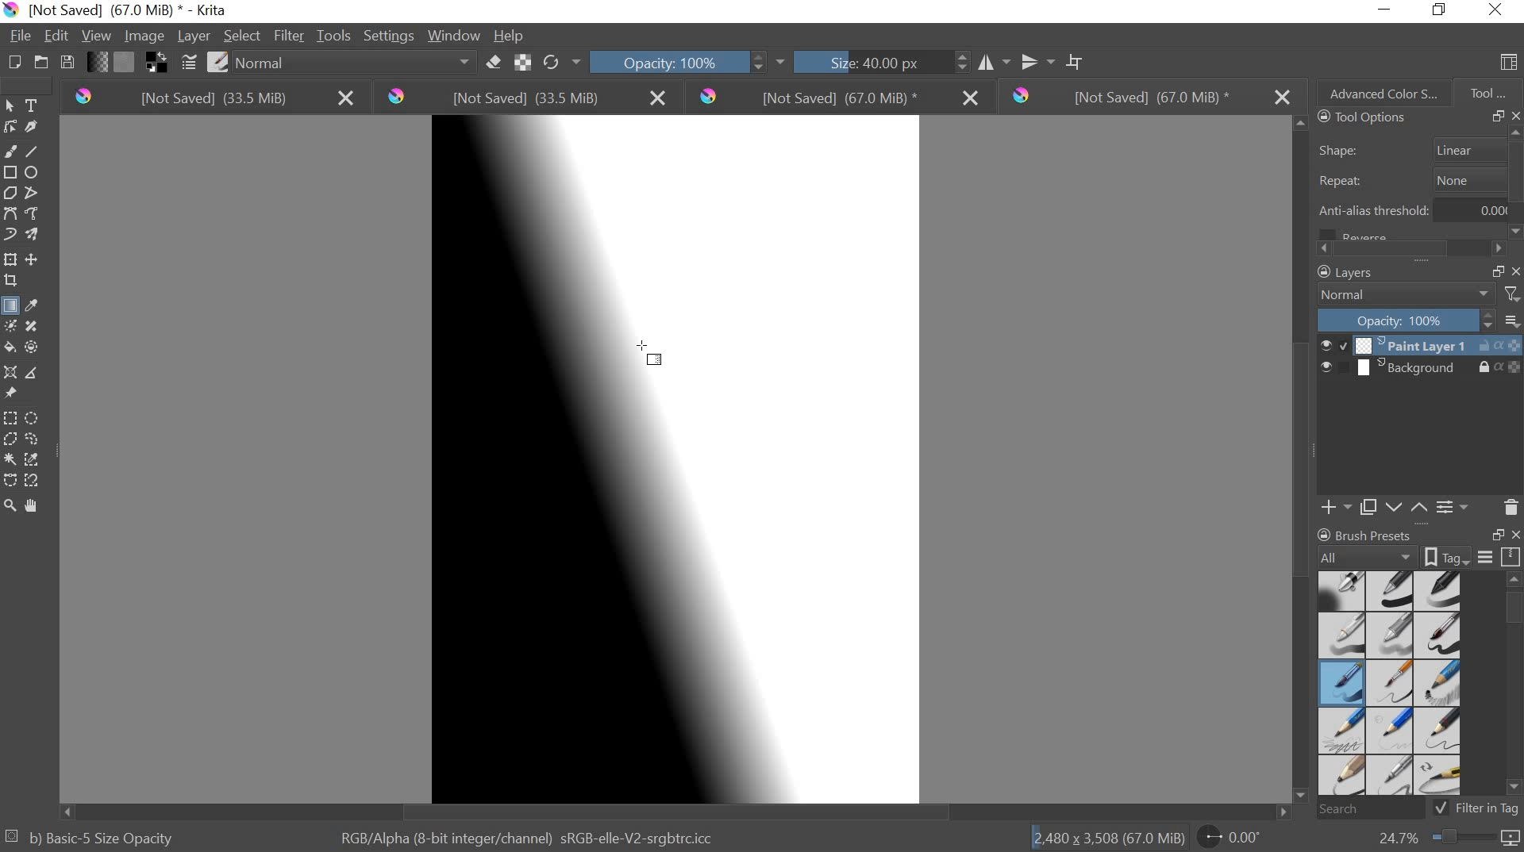 The width and height of the screenshot is (1524, 852). I want to click on SCROLLBAR, so click(1514, 689).